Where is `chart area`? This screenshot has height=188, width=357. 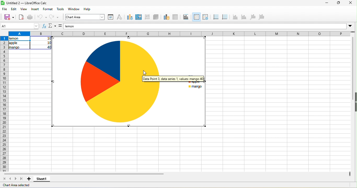 chart area is located at coordinates (85, 17).